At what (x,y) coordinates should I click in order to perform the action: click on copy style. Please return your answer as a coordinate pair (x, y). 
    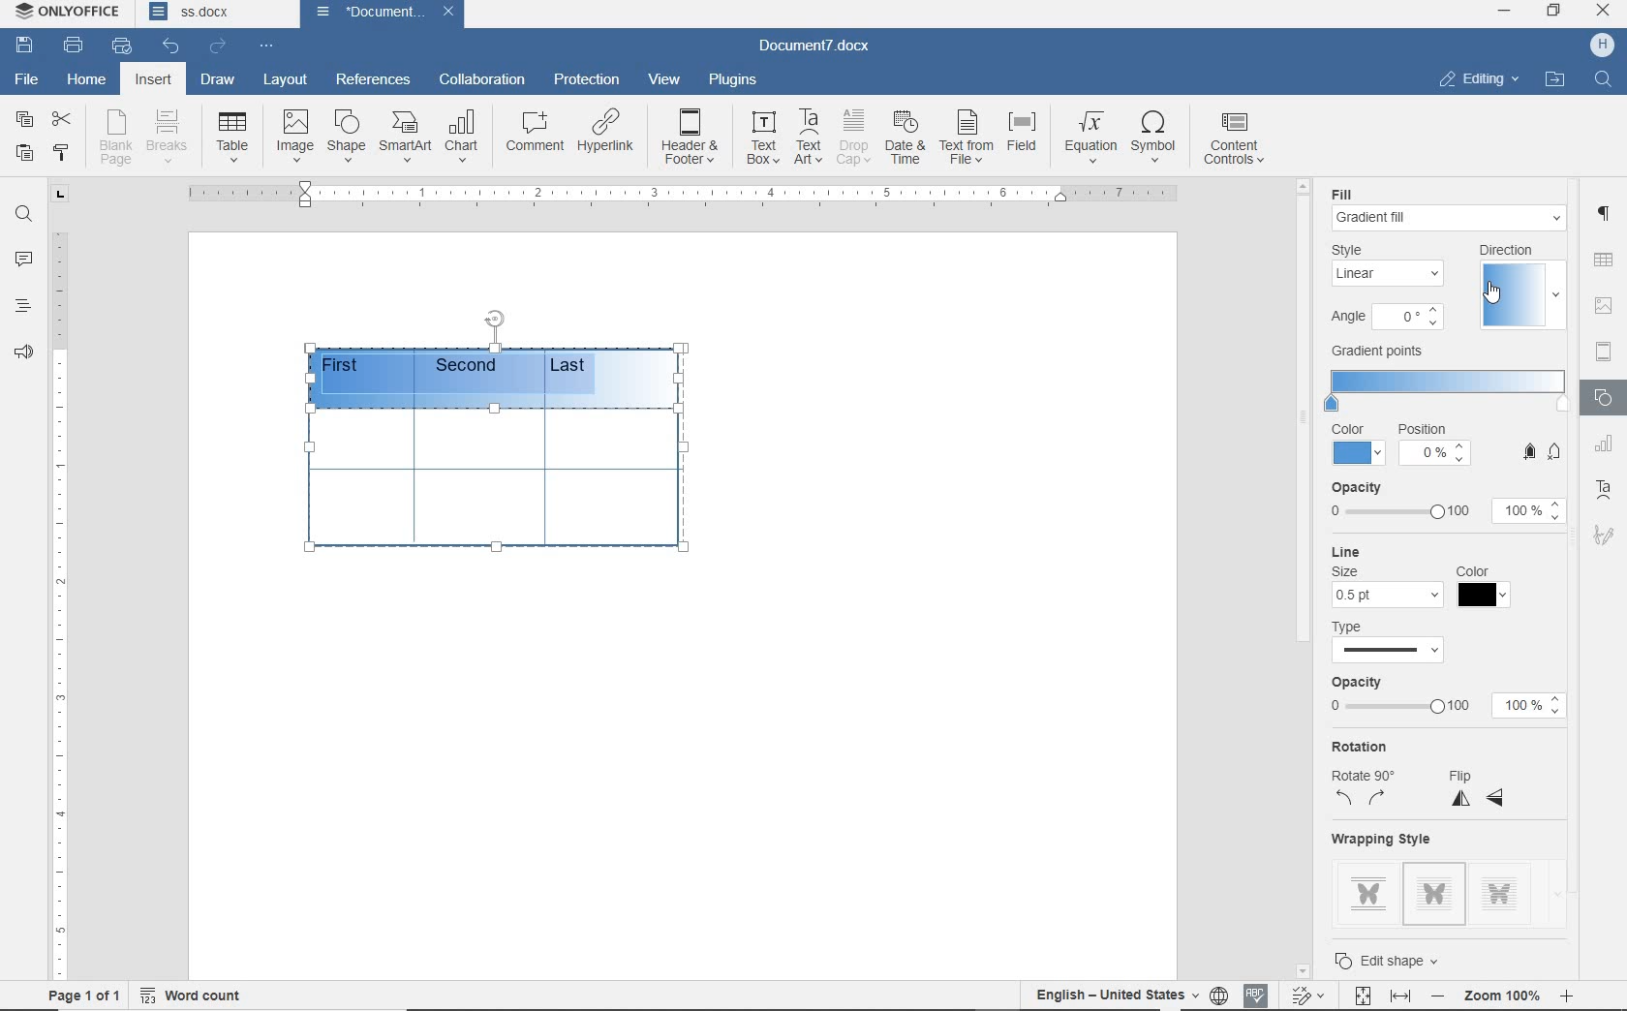
    Looking at the image, I should click on (59, 153).